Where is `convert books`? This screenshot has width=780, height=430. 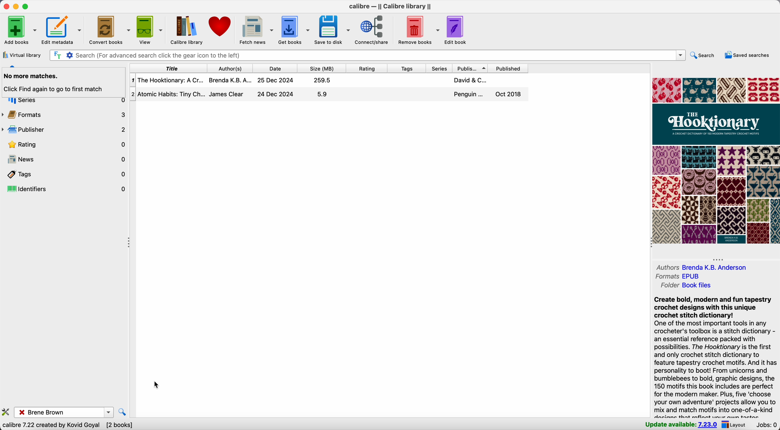 convert books is located at coordinates (110, 30).